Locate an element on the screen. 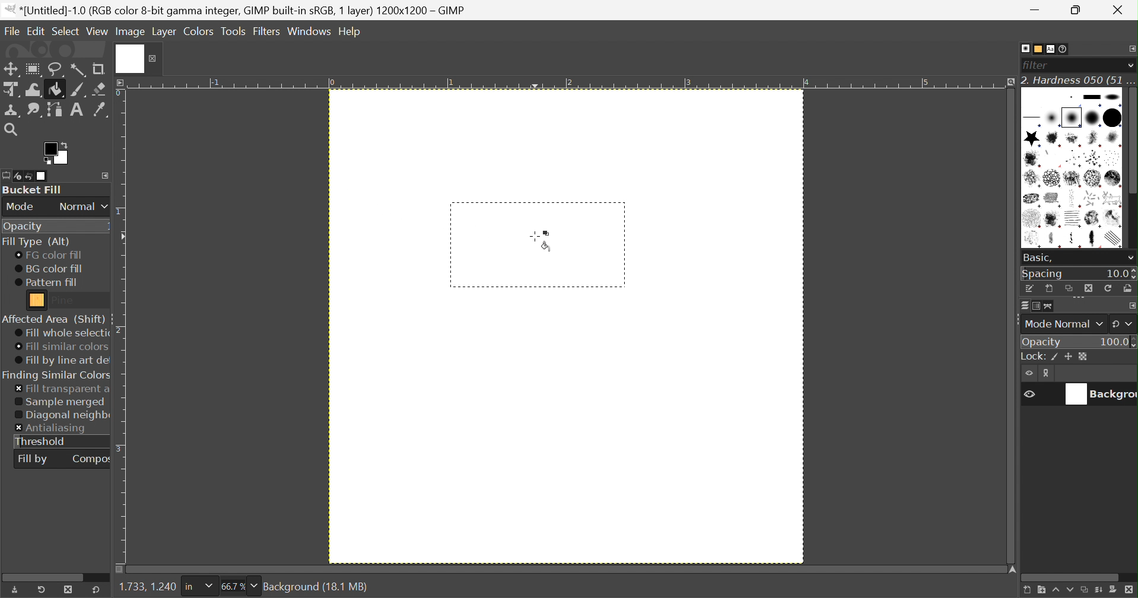 This screenshot has width=1138, height=598. Fill transparent areas is located at coordinates (62, 389).